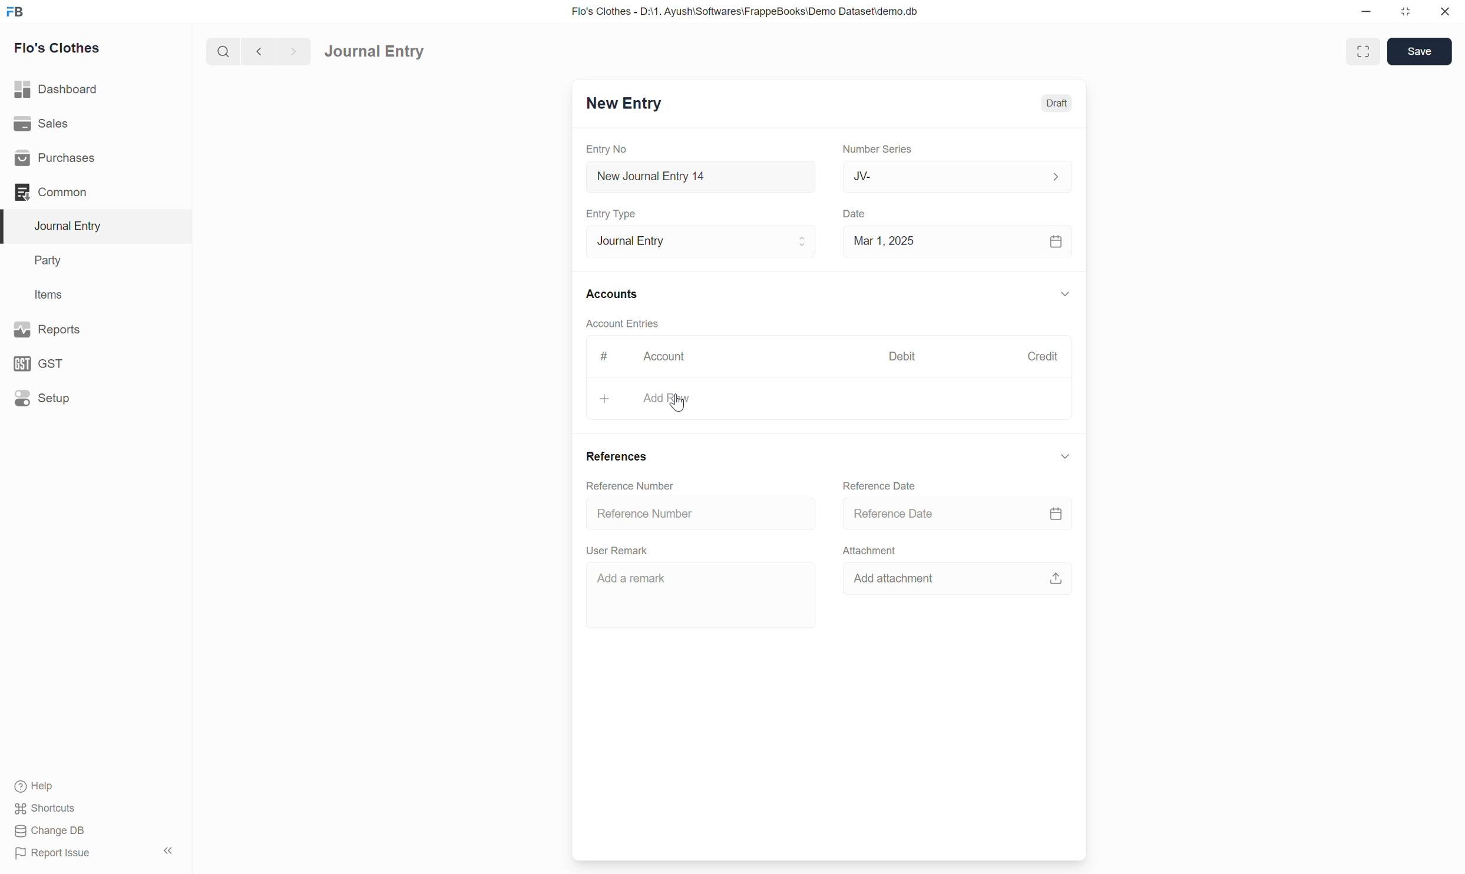  I want to click on Journal Entry, so click(374, 52).